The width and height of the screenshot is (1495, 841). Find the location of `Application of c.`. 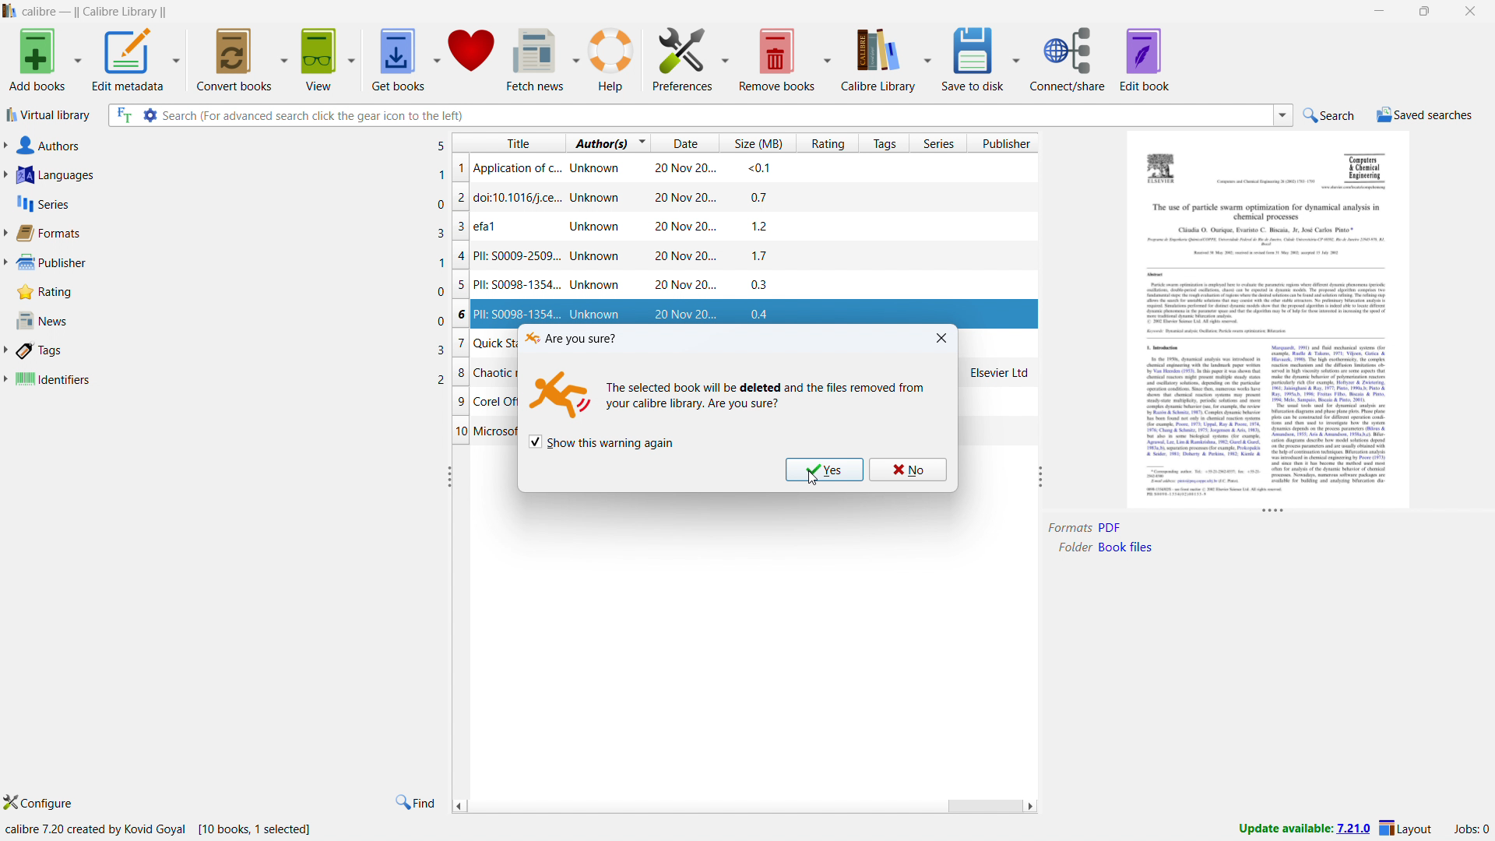

Application of c. is located at coordinates (717, 168).